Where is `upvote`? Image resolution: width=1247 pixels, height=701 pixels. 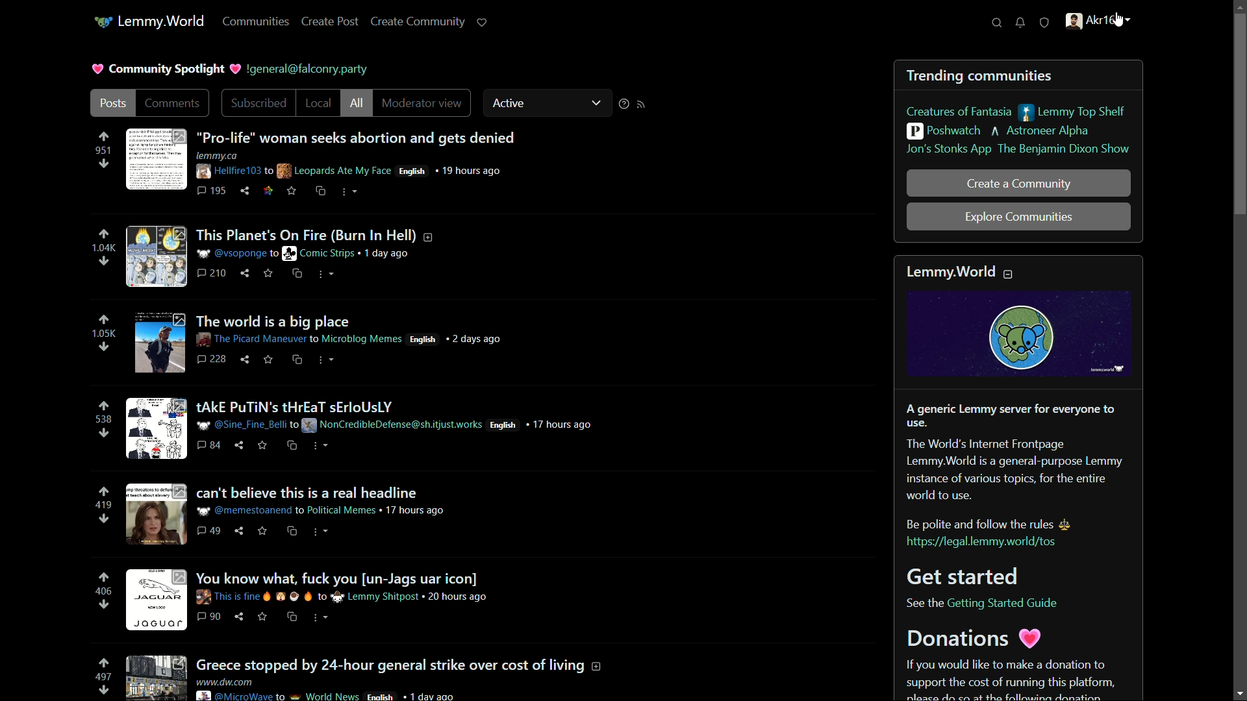
upvote is located at coordinates (106, 578).